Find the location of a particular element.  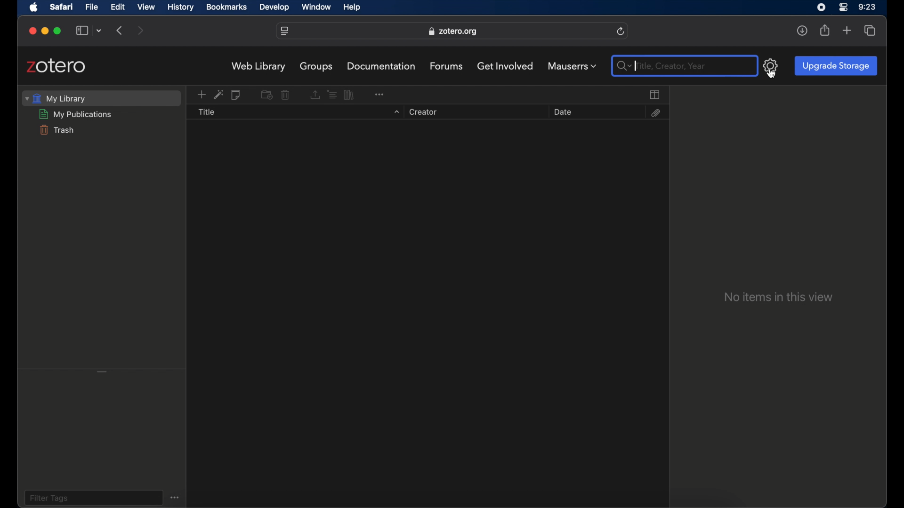

screen recorded is located at coordinates (821, 7).